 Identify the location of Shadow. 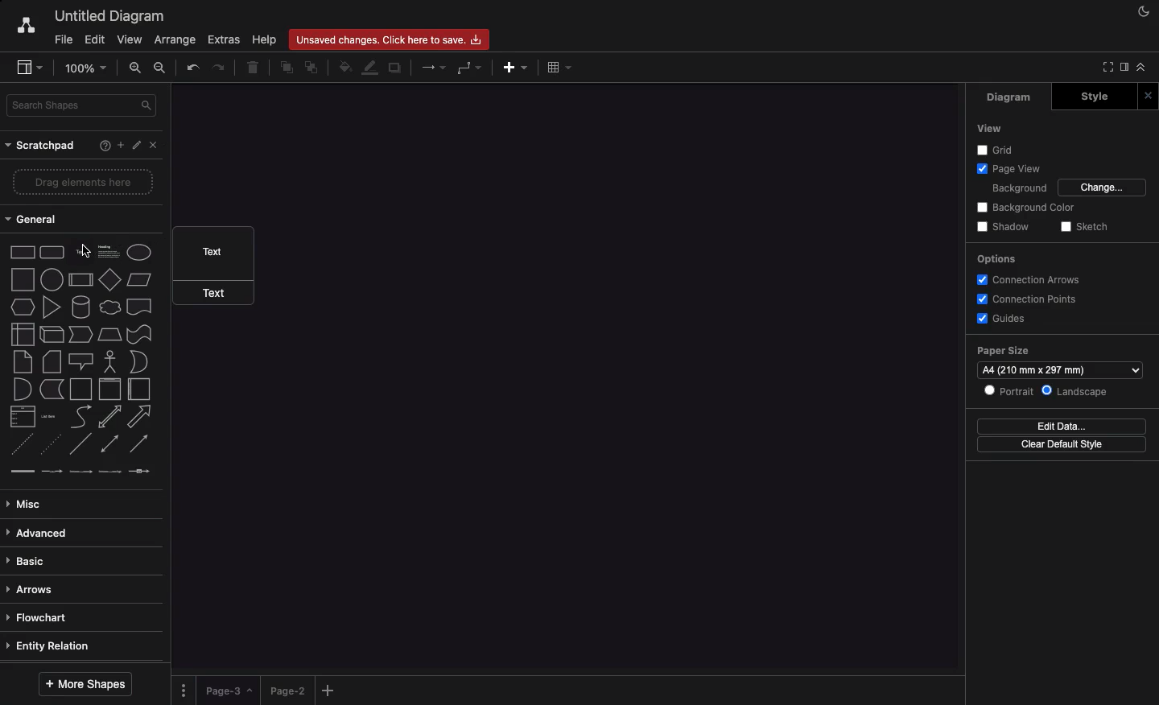
(1006, 226).